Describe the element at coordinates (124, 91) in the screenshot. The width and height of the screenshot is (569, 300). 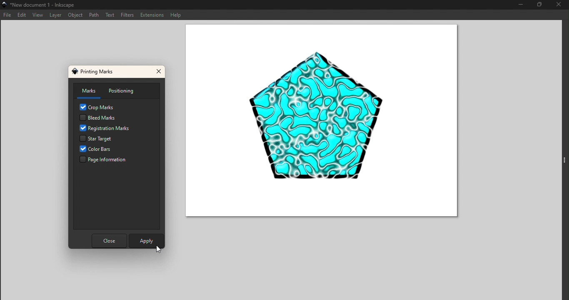
I see `Positioning` at that location.